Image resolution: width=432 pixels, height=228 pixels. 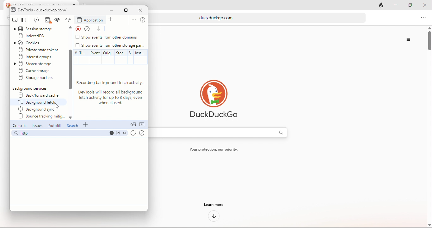 I want to click on indexed, so click(x=39, y=36).